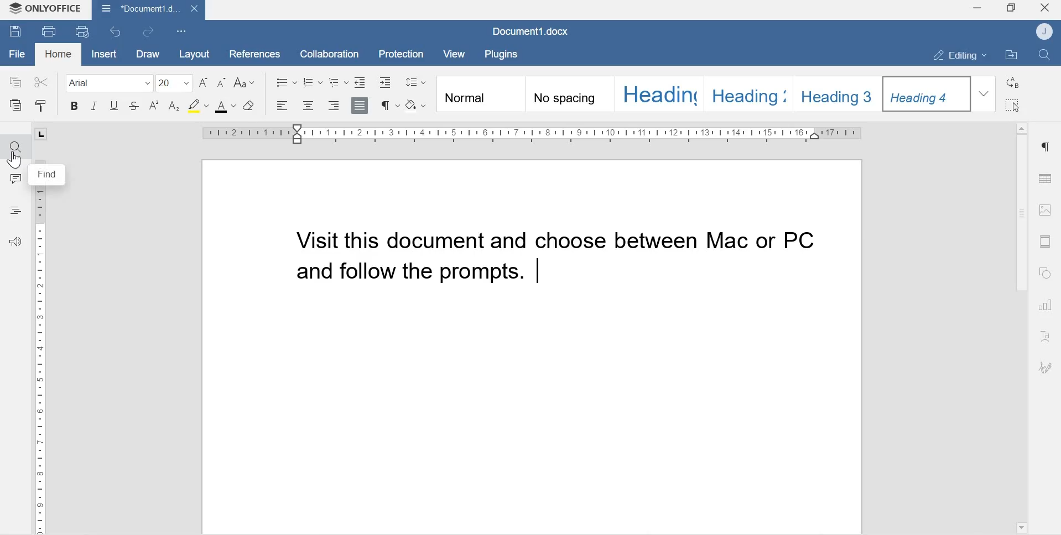 The image size is (1061, 535). I want to click on font color, so click(226, 107).